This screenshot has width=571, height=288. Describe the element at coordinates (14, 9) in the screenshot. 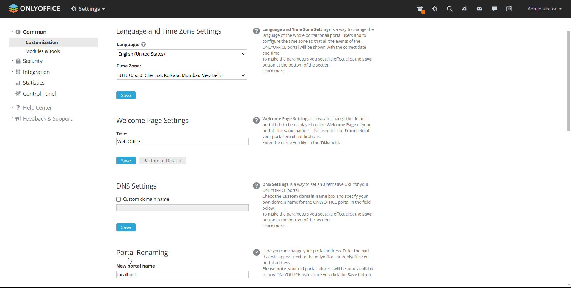

I see `onlyoffice logo` at that location.